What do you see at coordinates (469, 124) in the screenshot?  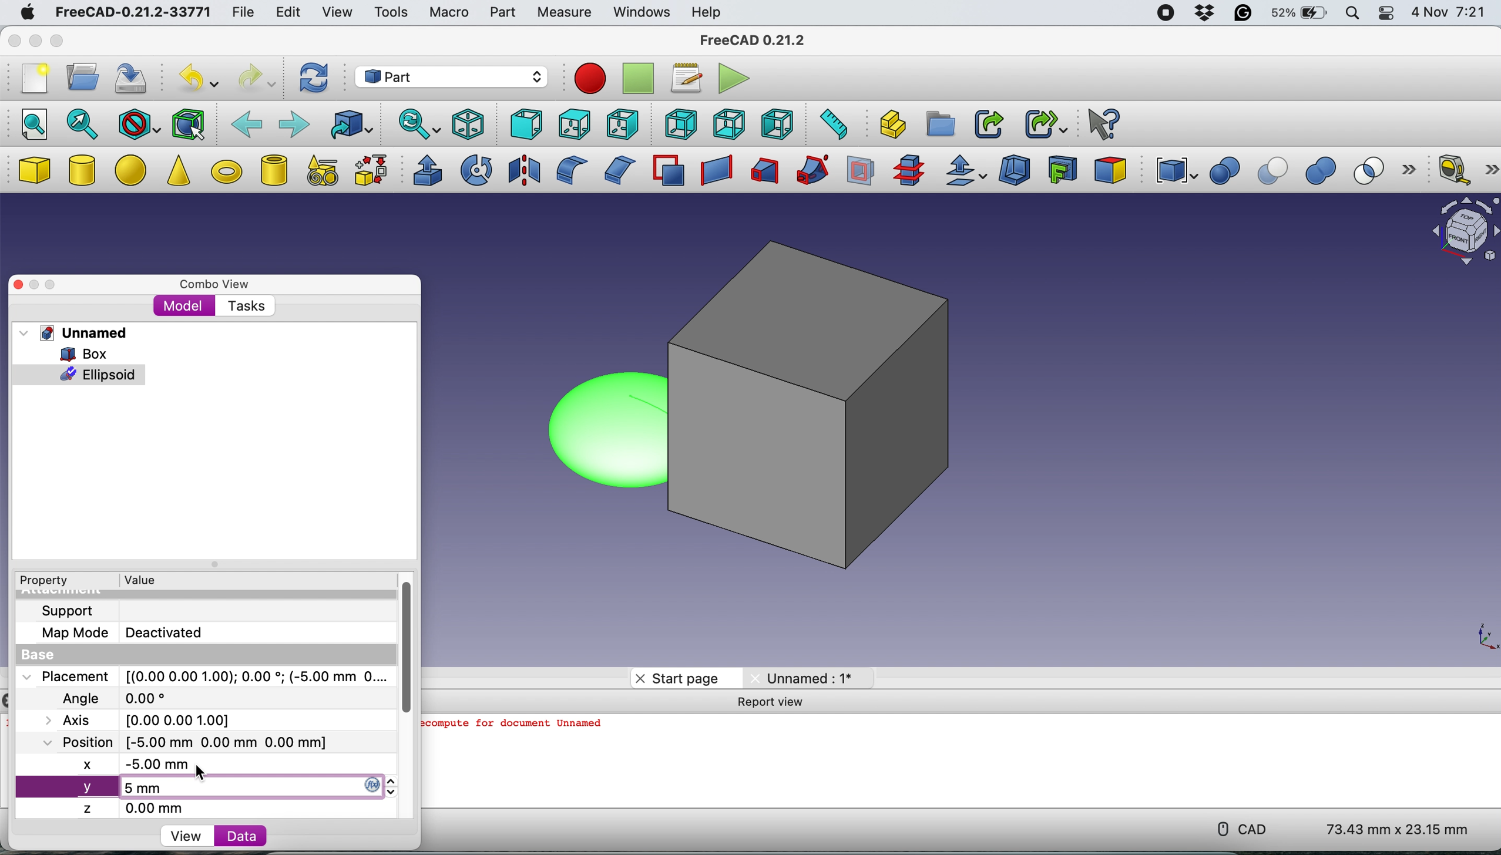 I see `isometric view` at bounding box center [469, 124].